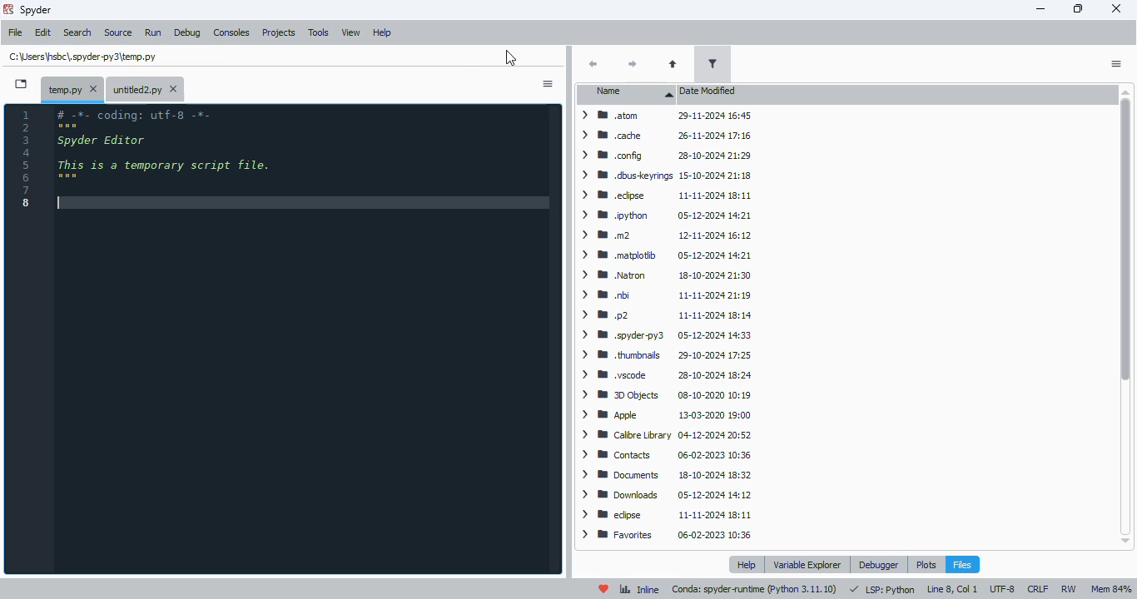 This screenshot has height=599, width=1137. I want to click on > WB thumbnails 29-10-2024 17:25, so click(664, 354).